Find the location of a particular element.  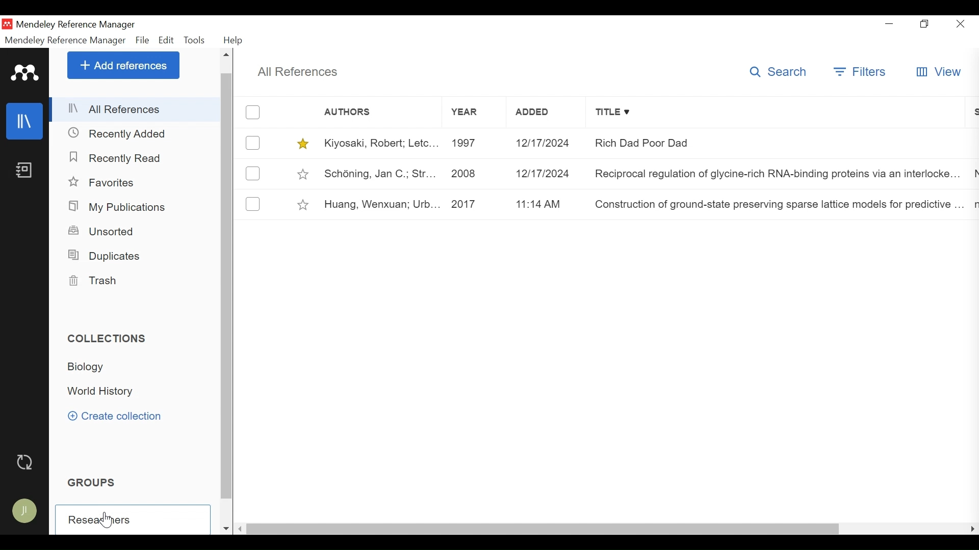

Avatar is located at coordinates (25, 512).